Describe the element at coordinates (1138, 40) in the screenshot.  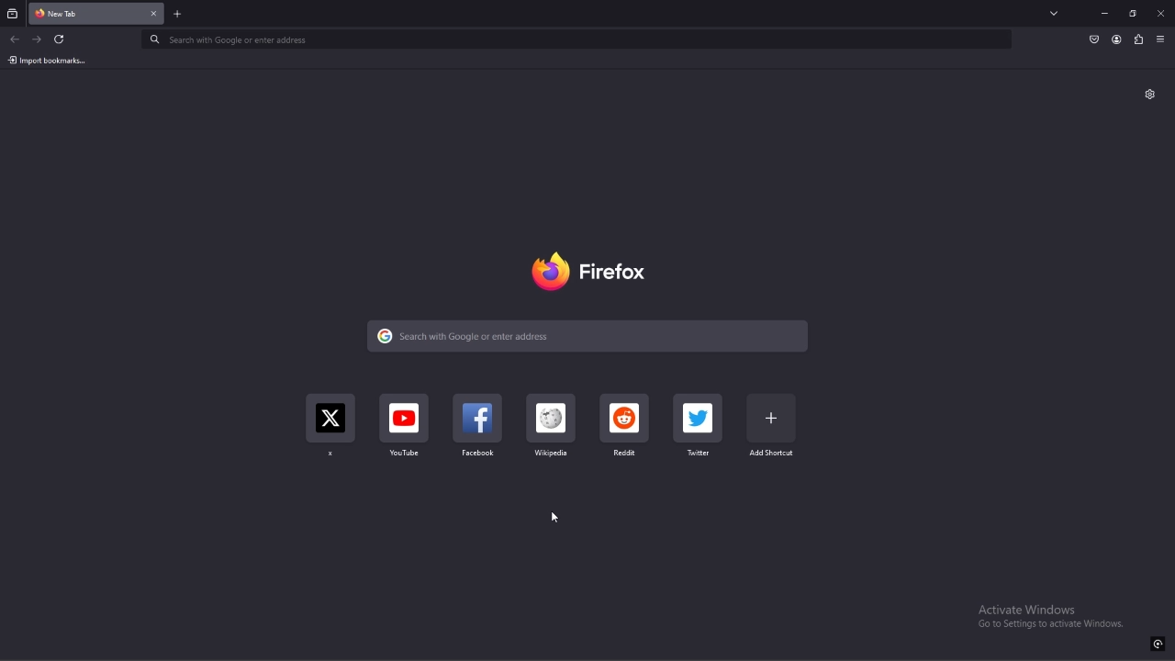
I see `extensions` at that location.